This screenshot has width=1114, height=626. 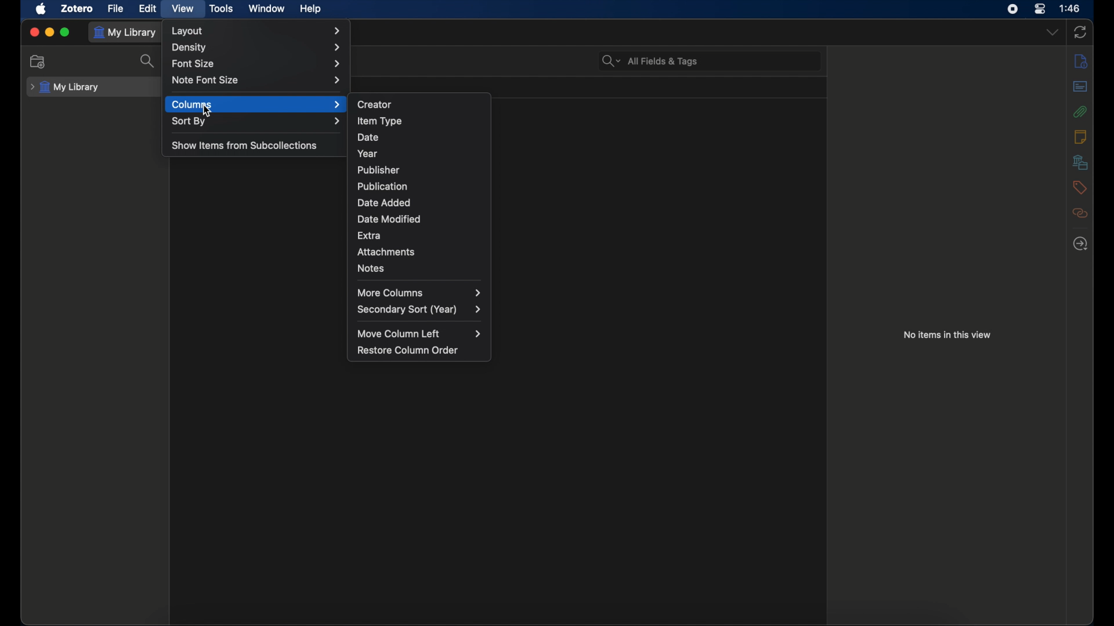 I want to click on notes, so click(x=370, y=268).